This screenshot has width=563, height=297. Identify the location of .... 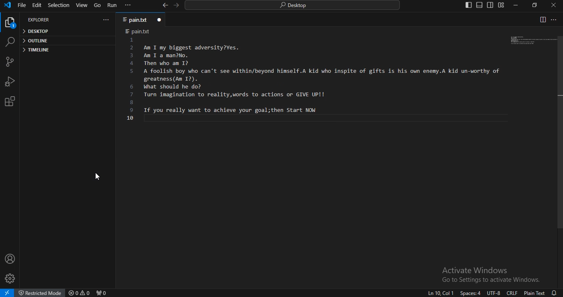
(128, 5).